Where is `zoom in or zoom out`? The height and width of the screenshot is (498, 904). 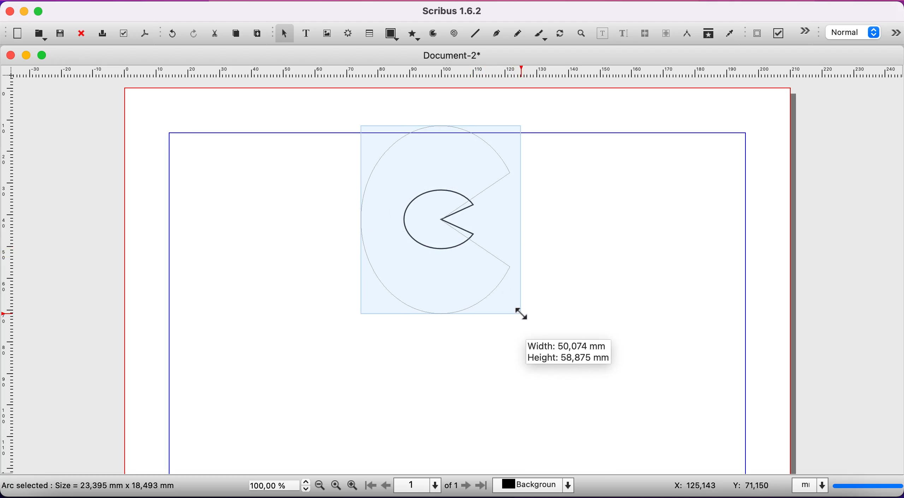
zoom in or zoom out is located at coordinates (581, 35).